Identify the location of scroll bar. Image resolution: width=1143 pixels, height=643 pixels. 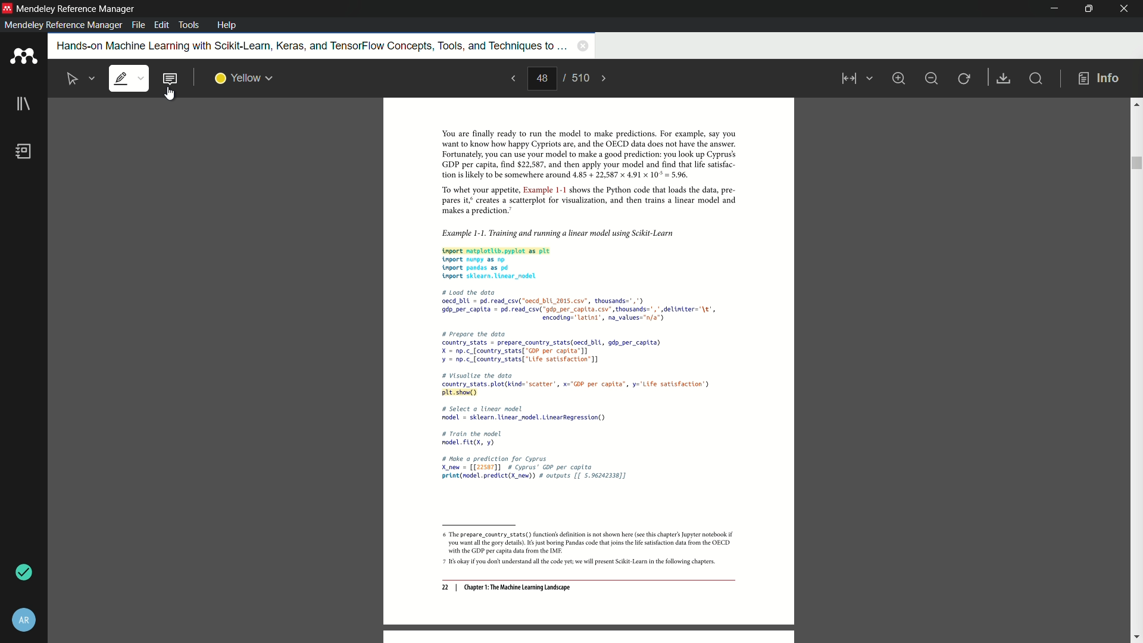
(1135, 163).